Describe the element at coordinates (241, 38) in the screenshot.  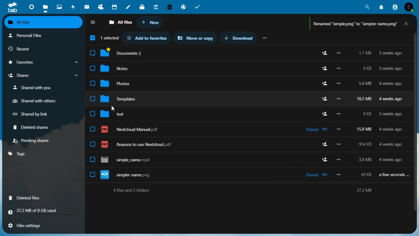
I see `Download` at that location.